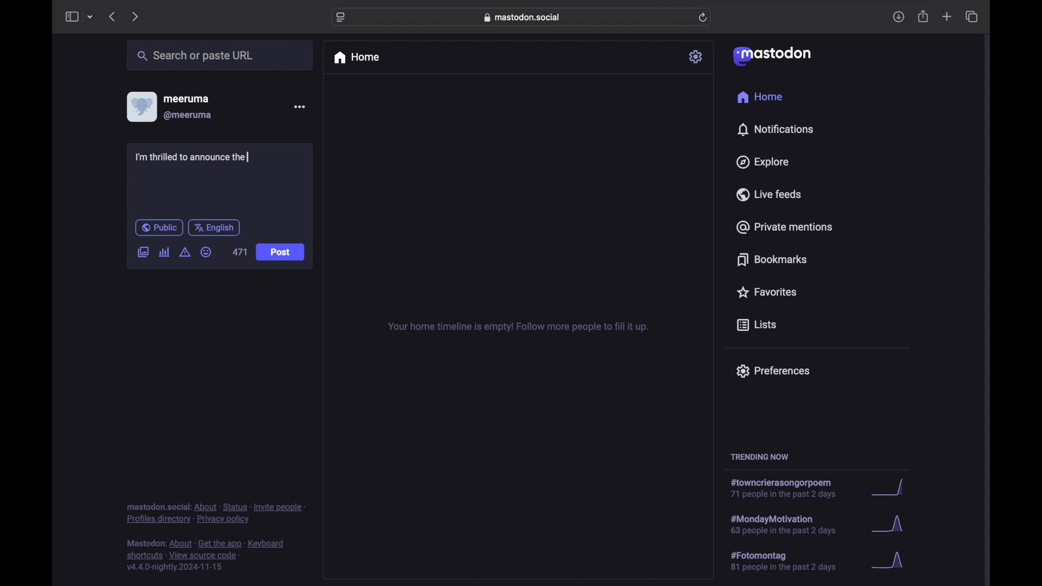  What do you see at coordinates (759, 457) in the screenshot?
I see `trending now` at bounding box center [759, 457].